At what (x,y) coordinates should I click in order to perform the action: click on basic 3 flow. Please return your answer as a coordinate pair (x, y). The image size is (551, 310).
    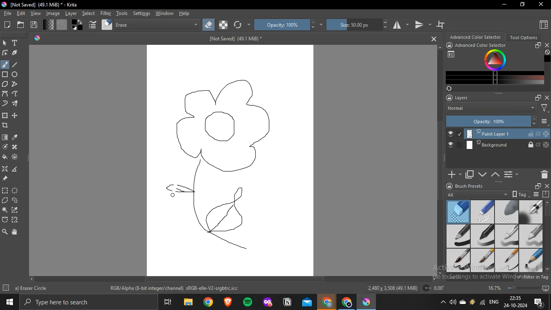
    Looking at the image, I should click on (507, 236).